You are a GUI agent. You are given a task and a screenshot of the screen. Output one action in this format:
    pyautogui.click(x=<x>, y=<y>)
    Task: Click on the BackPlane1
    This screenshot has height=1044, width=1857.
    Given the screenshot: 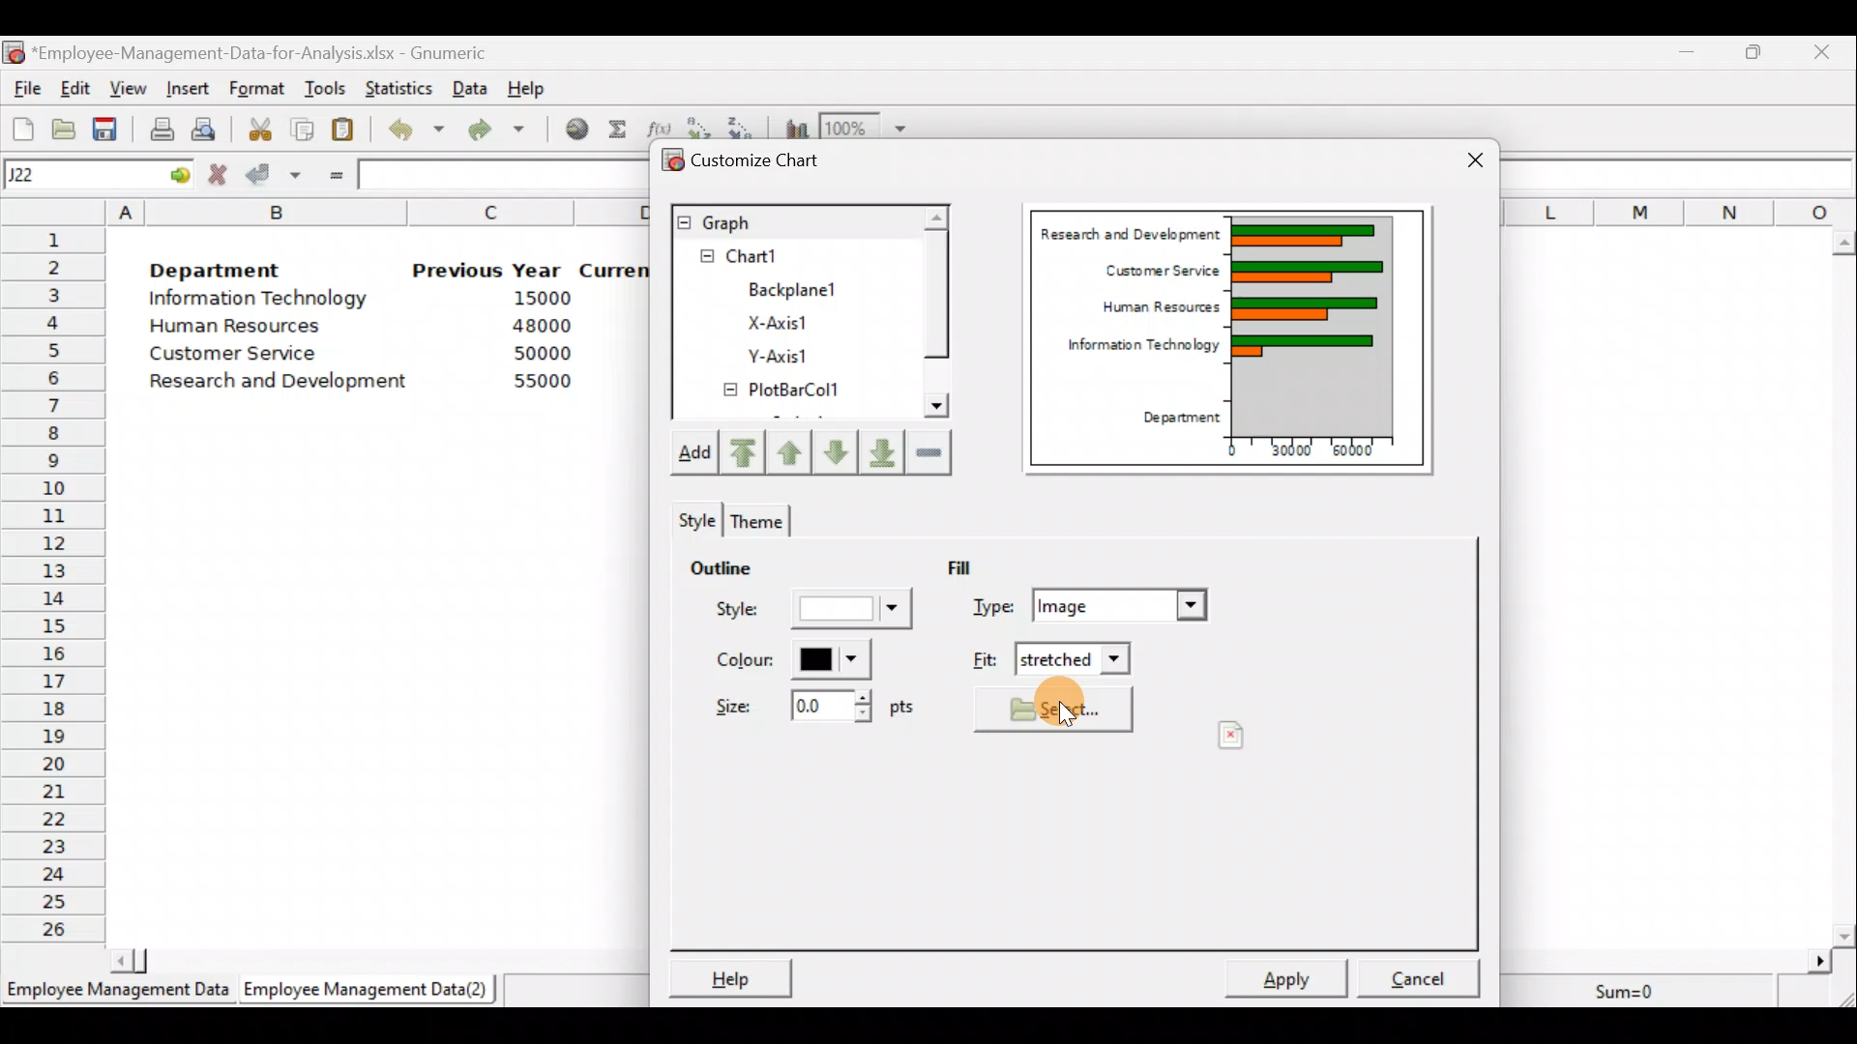 What is the action you would take?
    pyautogui.click(x=805, y=287)
    